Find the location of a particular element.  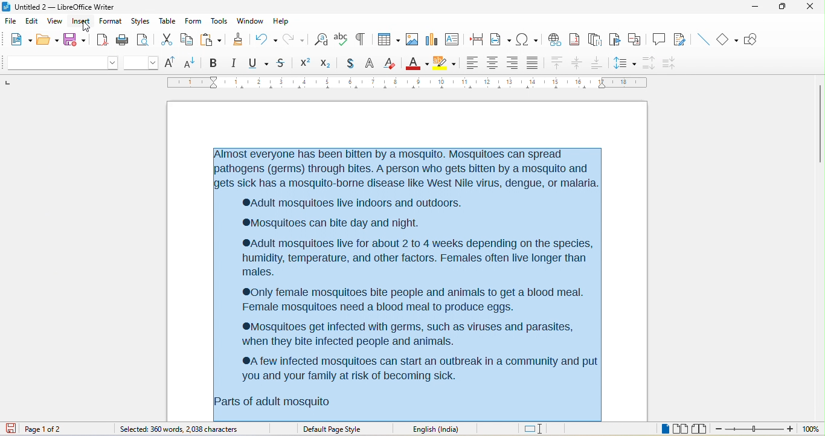

find and replace is located at coordinates (321, 40).